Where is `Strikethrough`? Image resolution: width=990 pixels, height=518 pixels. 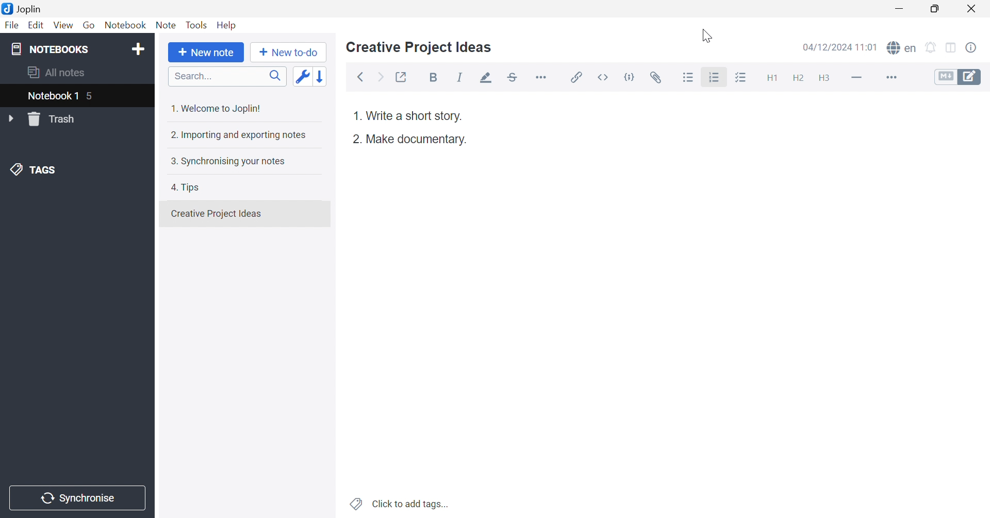 Strikethrough is located at coordinates (515, 78).